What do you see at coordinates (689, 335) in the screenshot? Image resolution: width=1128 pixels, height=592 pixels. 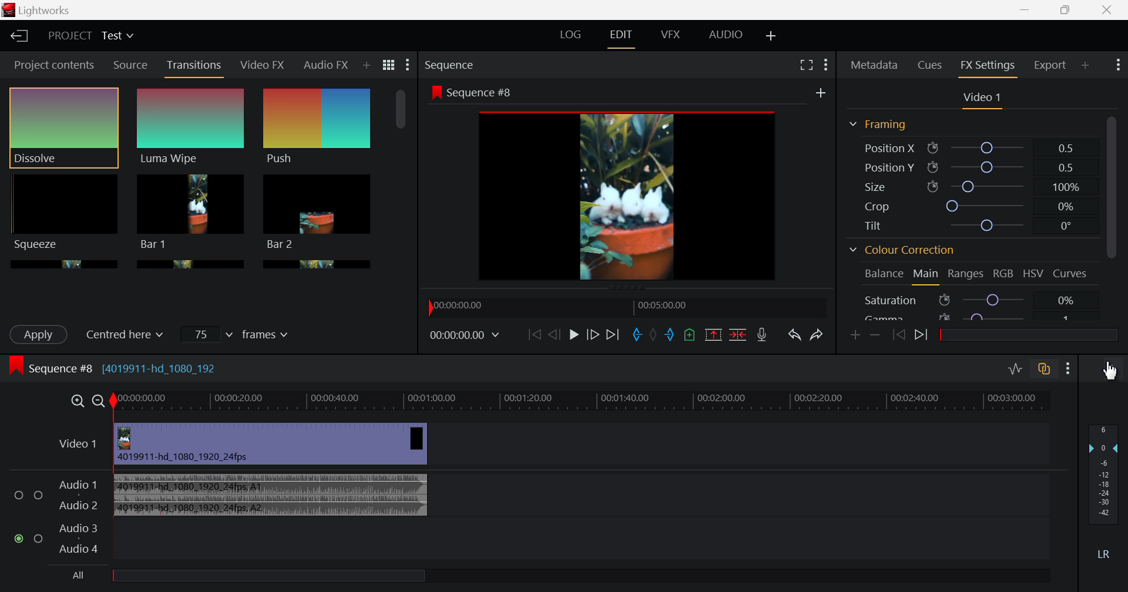 I see `Mark Cue` at bounding box center [689, 335].